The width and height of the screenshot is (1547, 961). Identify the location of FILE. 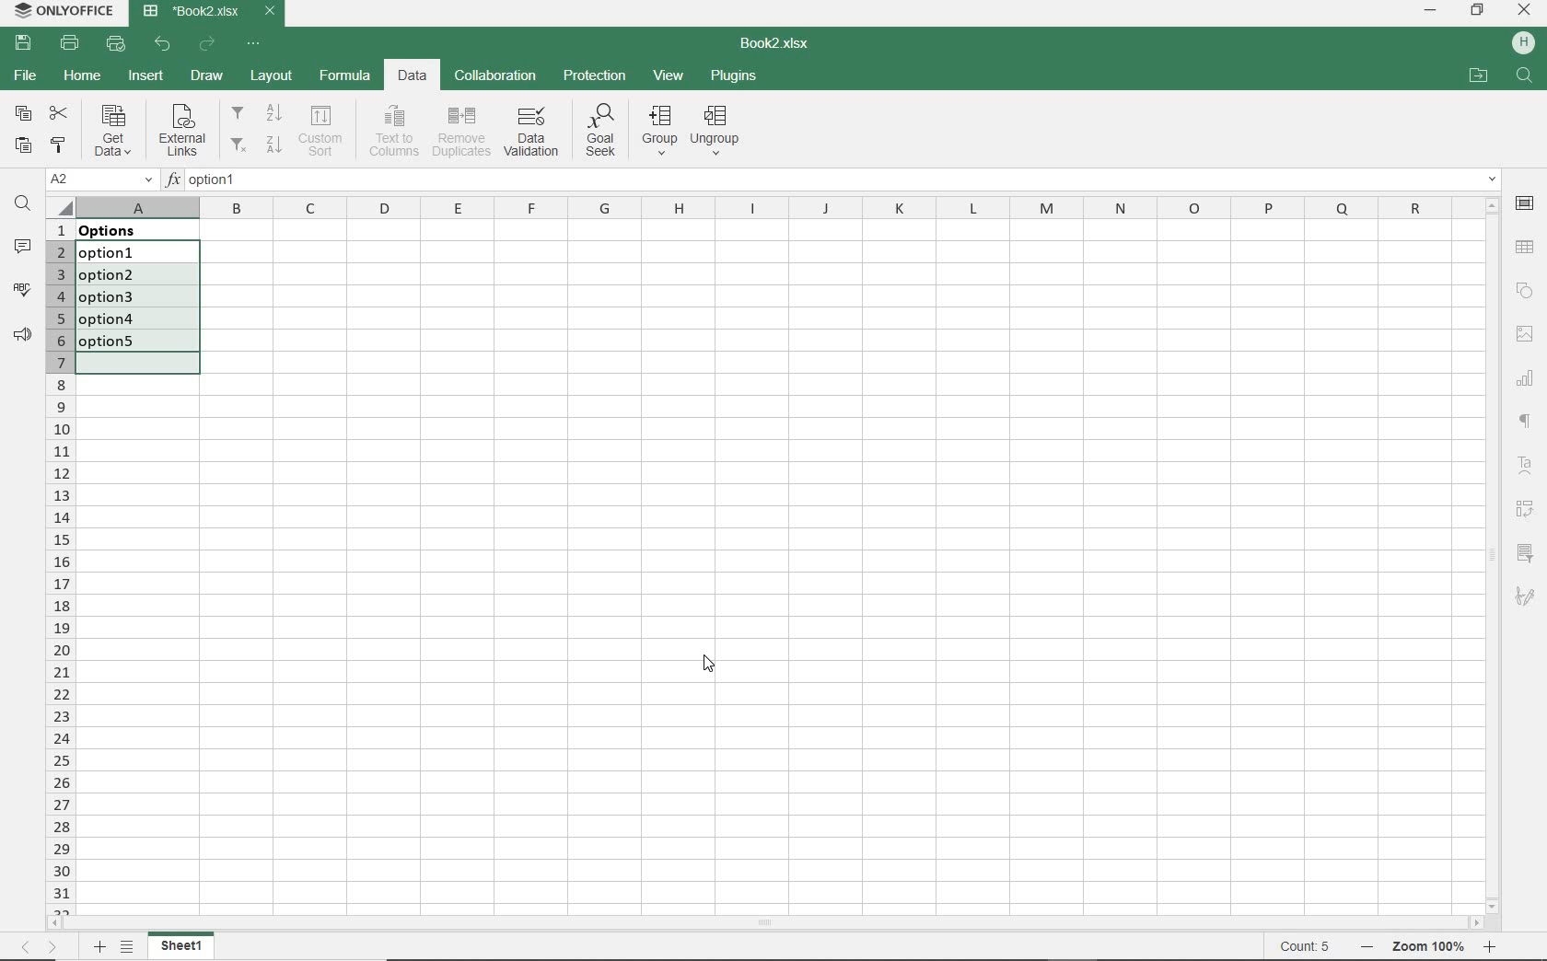
(24, 78).